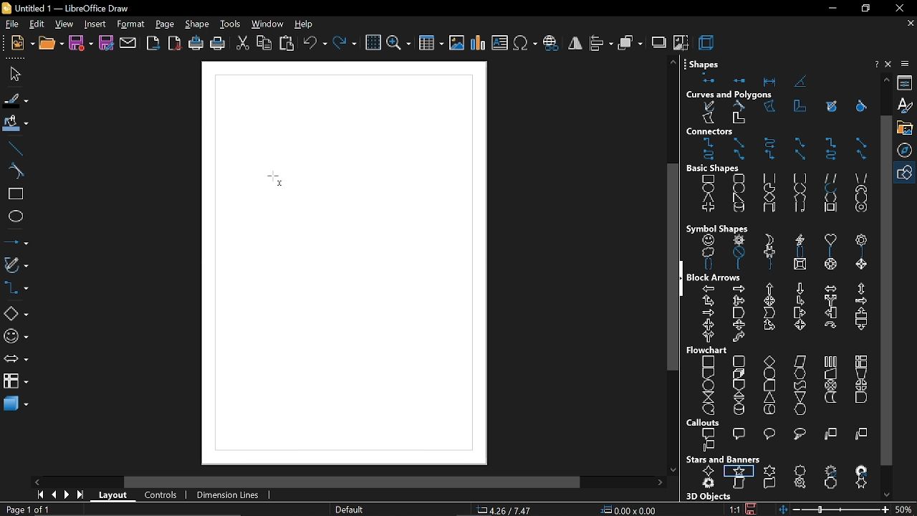 This screenshot has width=917, height=516. What do you see at coordinates (39, 494) in the screenshot?
I see `go to first page` at bounding box center [39, 494].